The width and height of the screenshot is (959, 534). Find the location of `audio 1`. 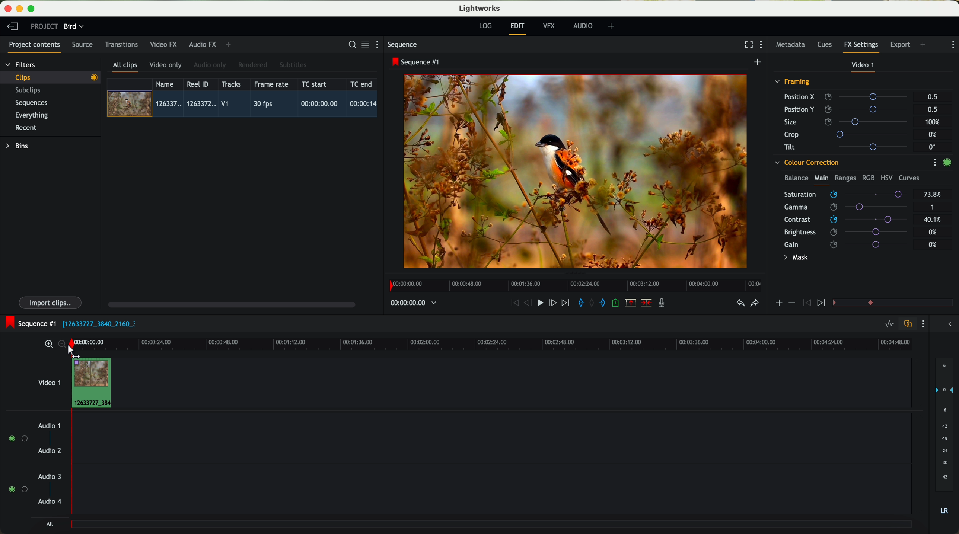

audio 1 is located at coordinates (50, 425).